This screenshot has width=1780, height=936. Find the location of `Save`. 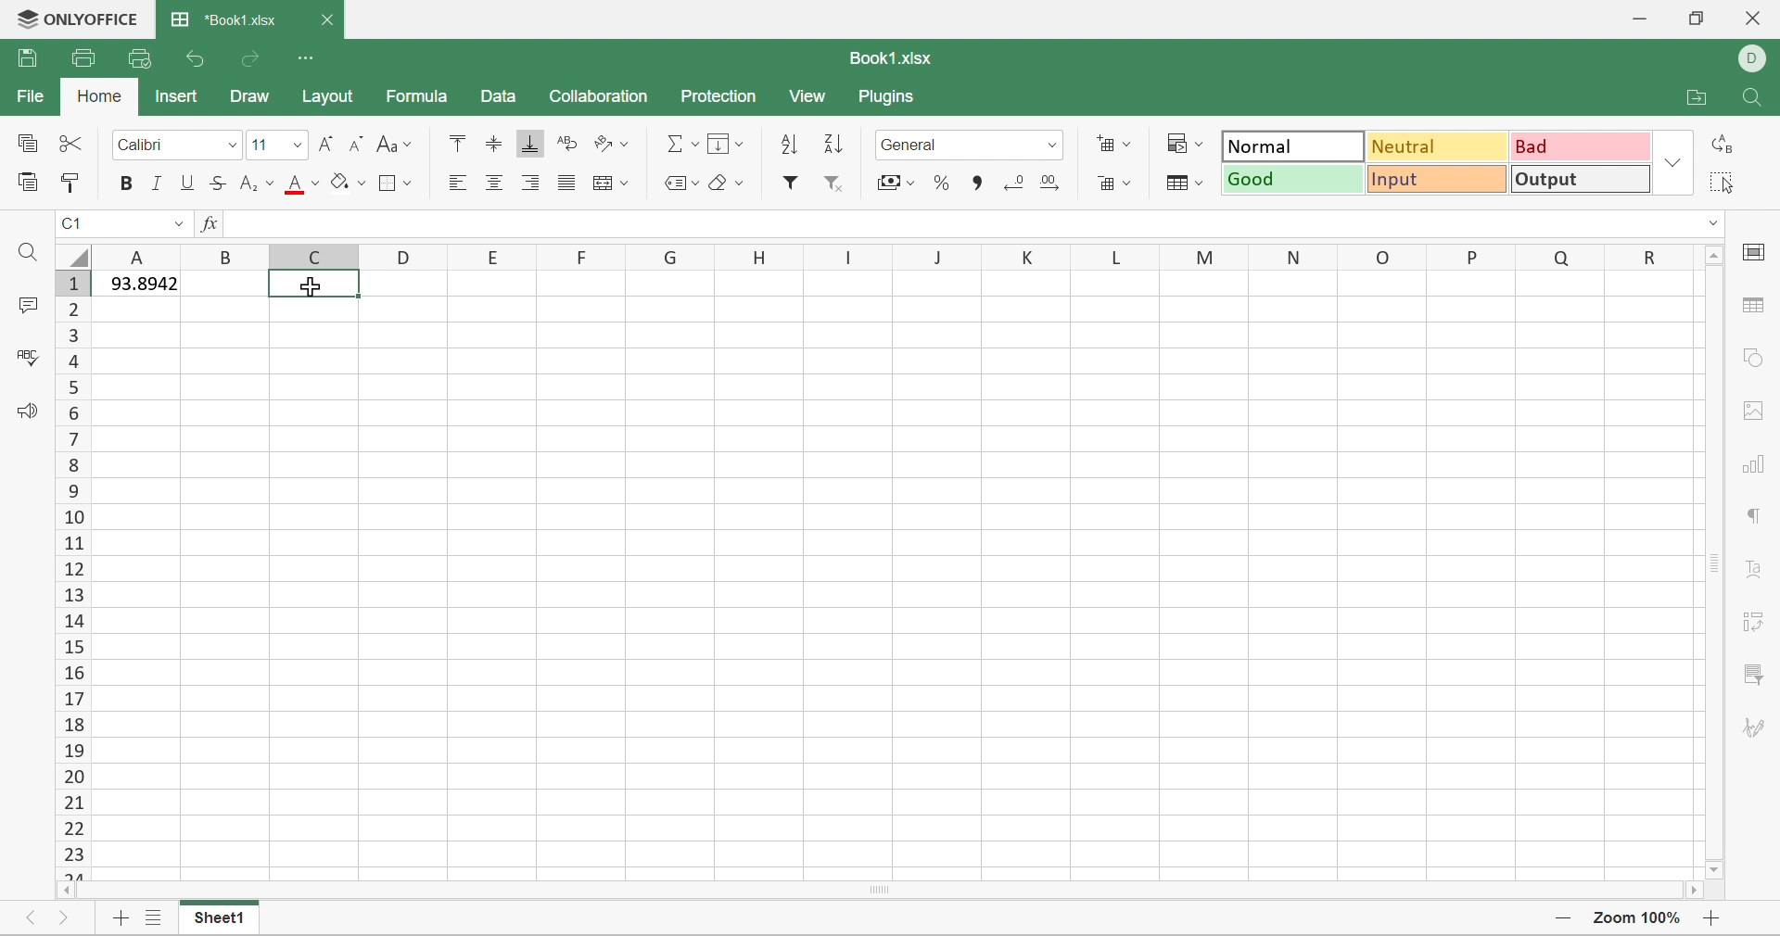

Save is located at coordinates (25, 58).